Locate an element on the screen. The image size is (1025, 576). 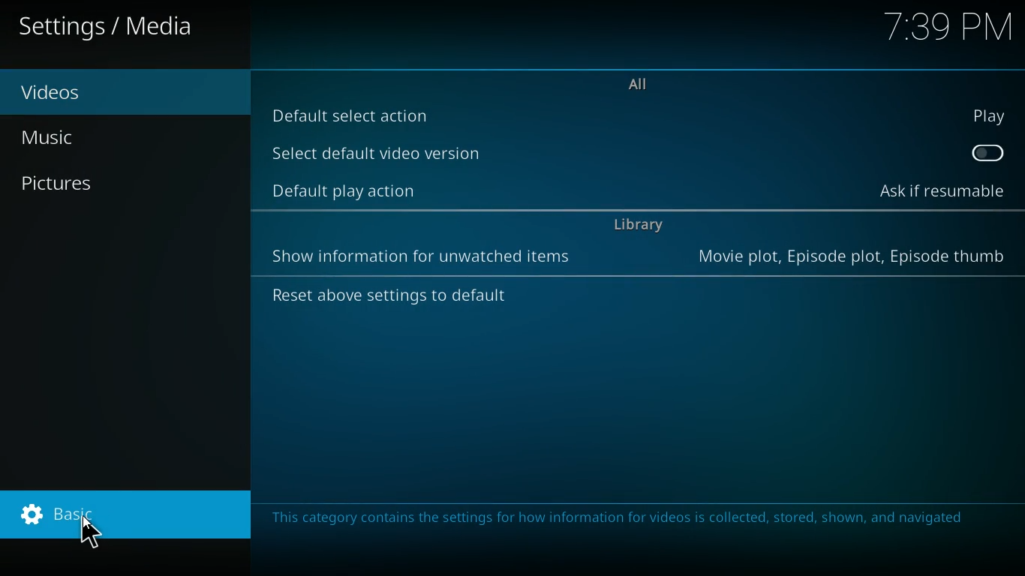
cursor is located at coordinates (95, 534).